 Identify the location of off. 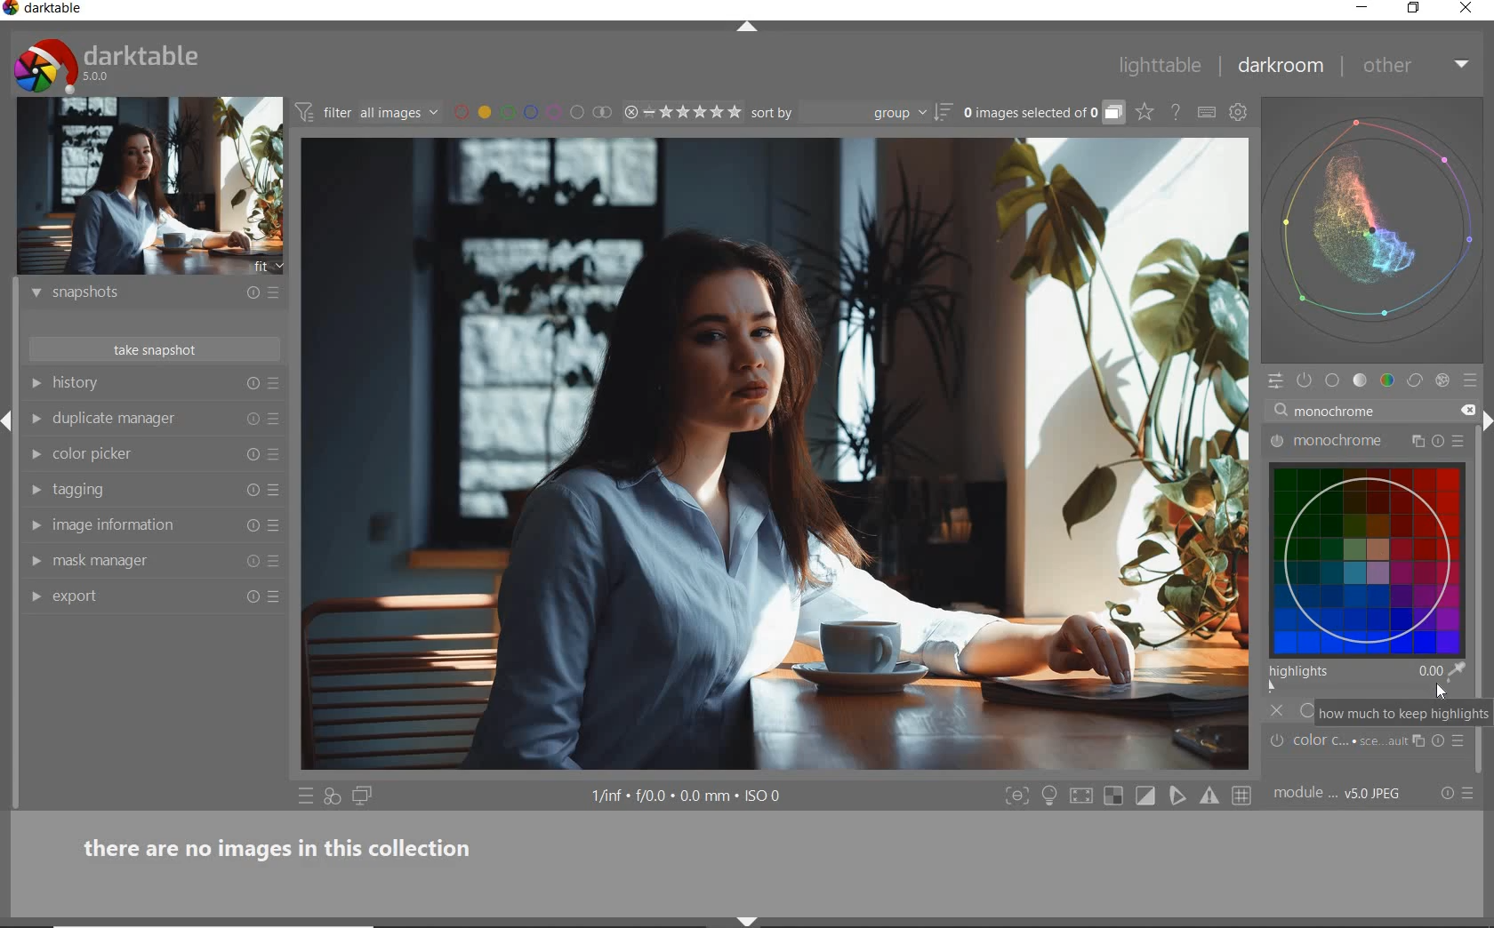
(1276, 710).